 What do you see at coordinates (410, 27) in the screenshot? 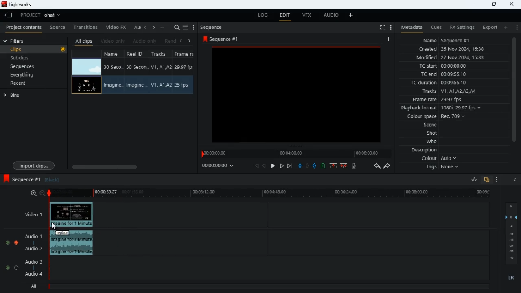
I see `metadata` at bounding box center [410, 27].